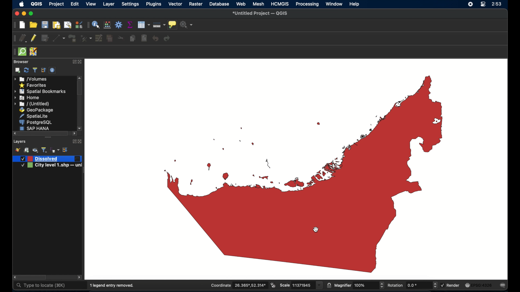  Describe the element at coordinates (258, 4) in the screenshot. I see `mesh` at that location.